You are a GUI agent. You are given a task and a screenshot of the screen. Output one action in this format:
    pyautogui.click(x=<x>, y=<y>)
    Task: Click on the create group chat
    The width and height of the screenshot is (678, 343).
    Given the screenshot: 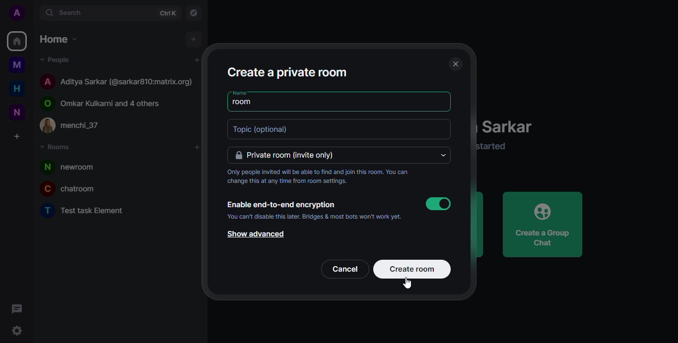 What is the action you would take?
    pyautogui.click(x=542, y=224)
    